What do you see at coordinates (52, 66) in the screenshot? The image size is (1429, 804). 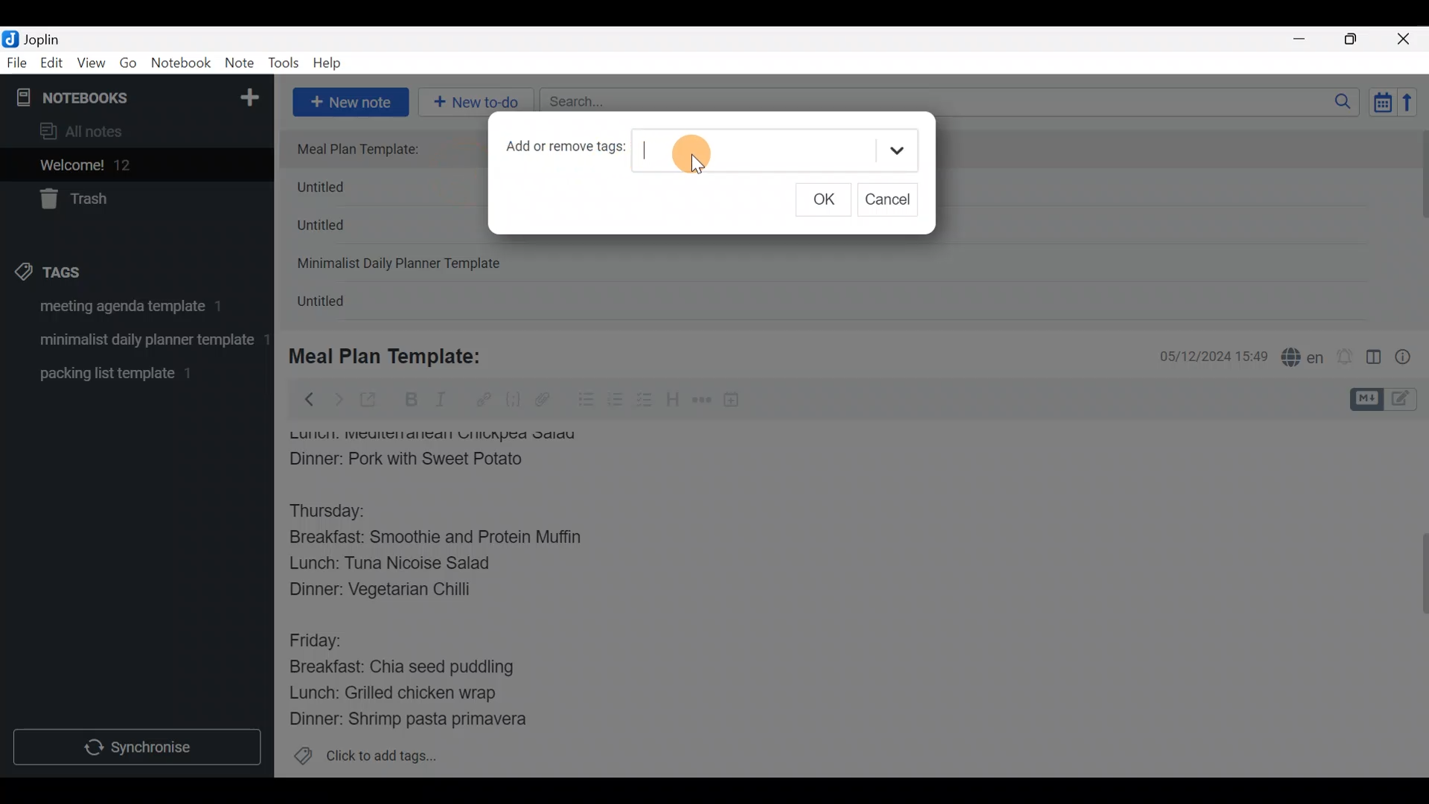 I see `Edit` at bounding box center [52, 66].